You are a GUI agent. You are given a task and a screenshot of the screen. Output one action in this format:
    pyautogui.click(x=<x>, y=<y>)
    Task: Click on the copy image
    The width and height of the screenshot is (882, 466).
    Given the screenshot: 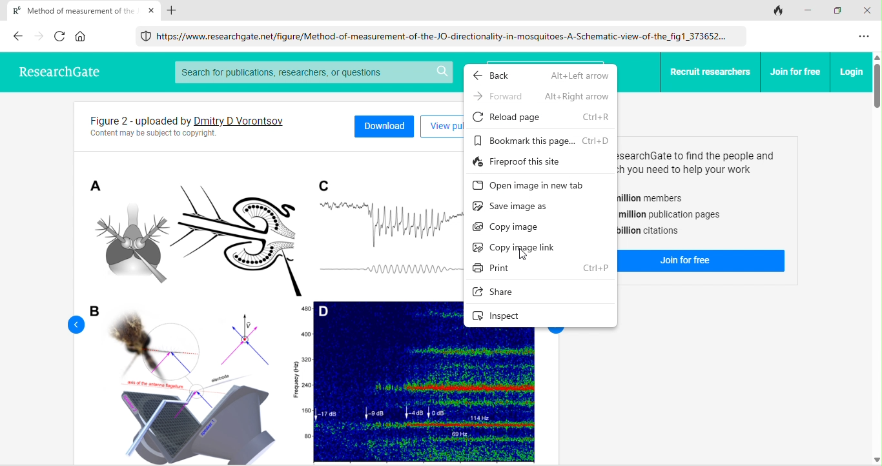 What is the action you would take?
    pyautogui.click(x=513, y=228)
    